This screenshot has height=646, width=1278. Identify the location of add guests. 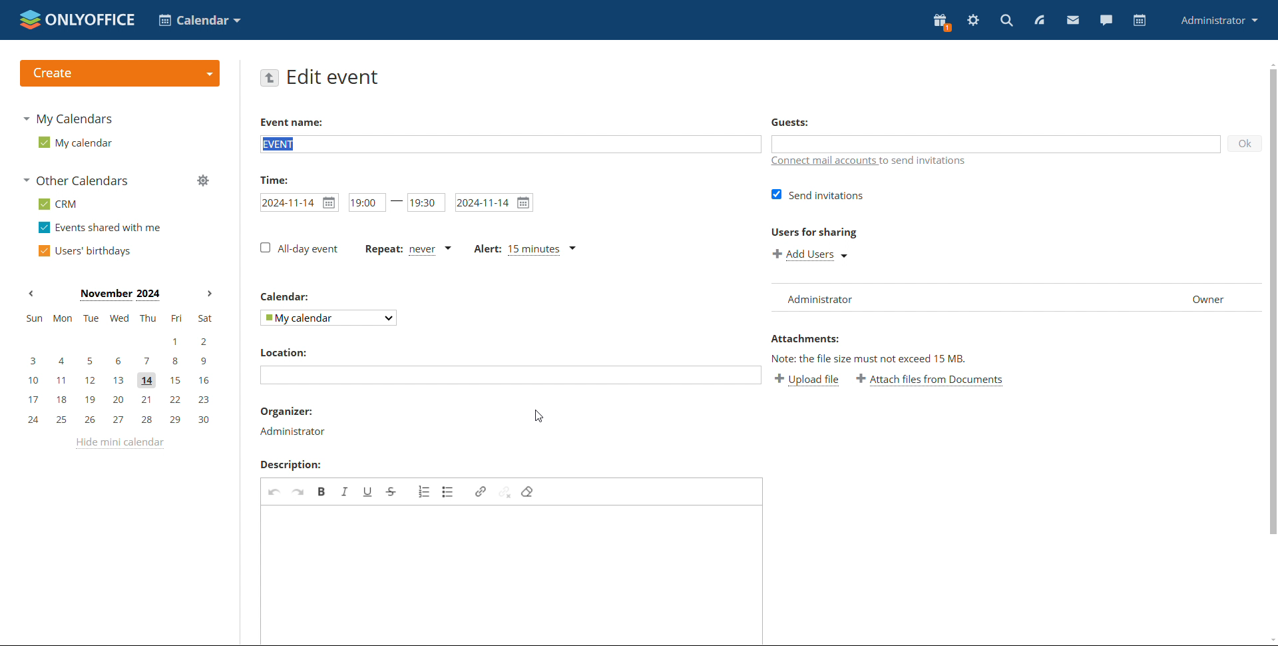
(997, 142).